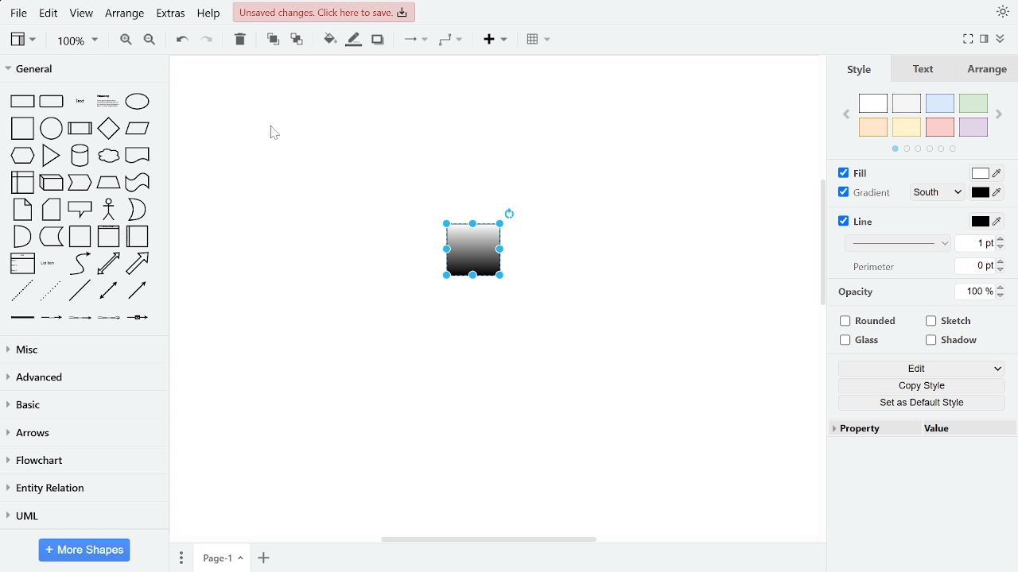 The height and width of the screenshot is (572, 1018). Describe the element at coordinates (822, 245) in the screenshot. I see `vertical scroll bar` at that location.